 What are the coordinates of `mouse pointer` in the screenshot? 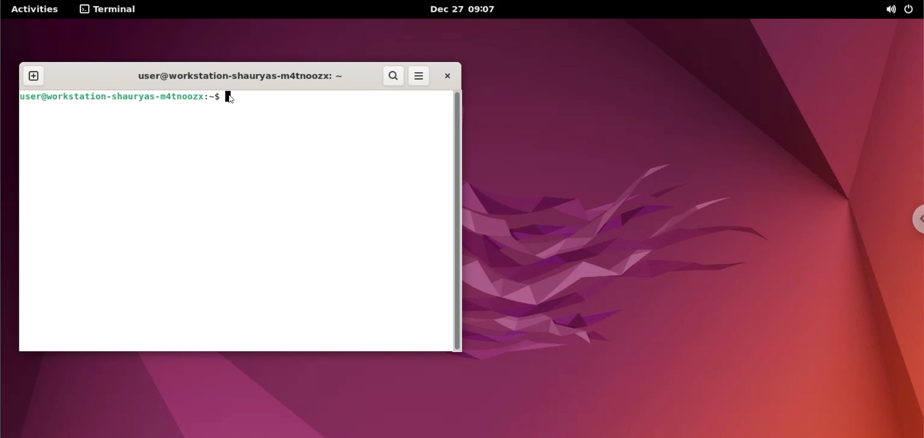 It's located at (231, 99).